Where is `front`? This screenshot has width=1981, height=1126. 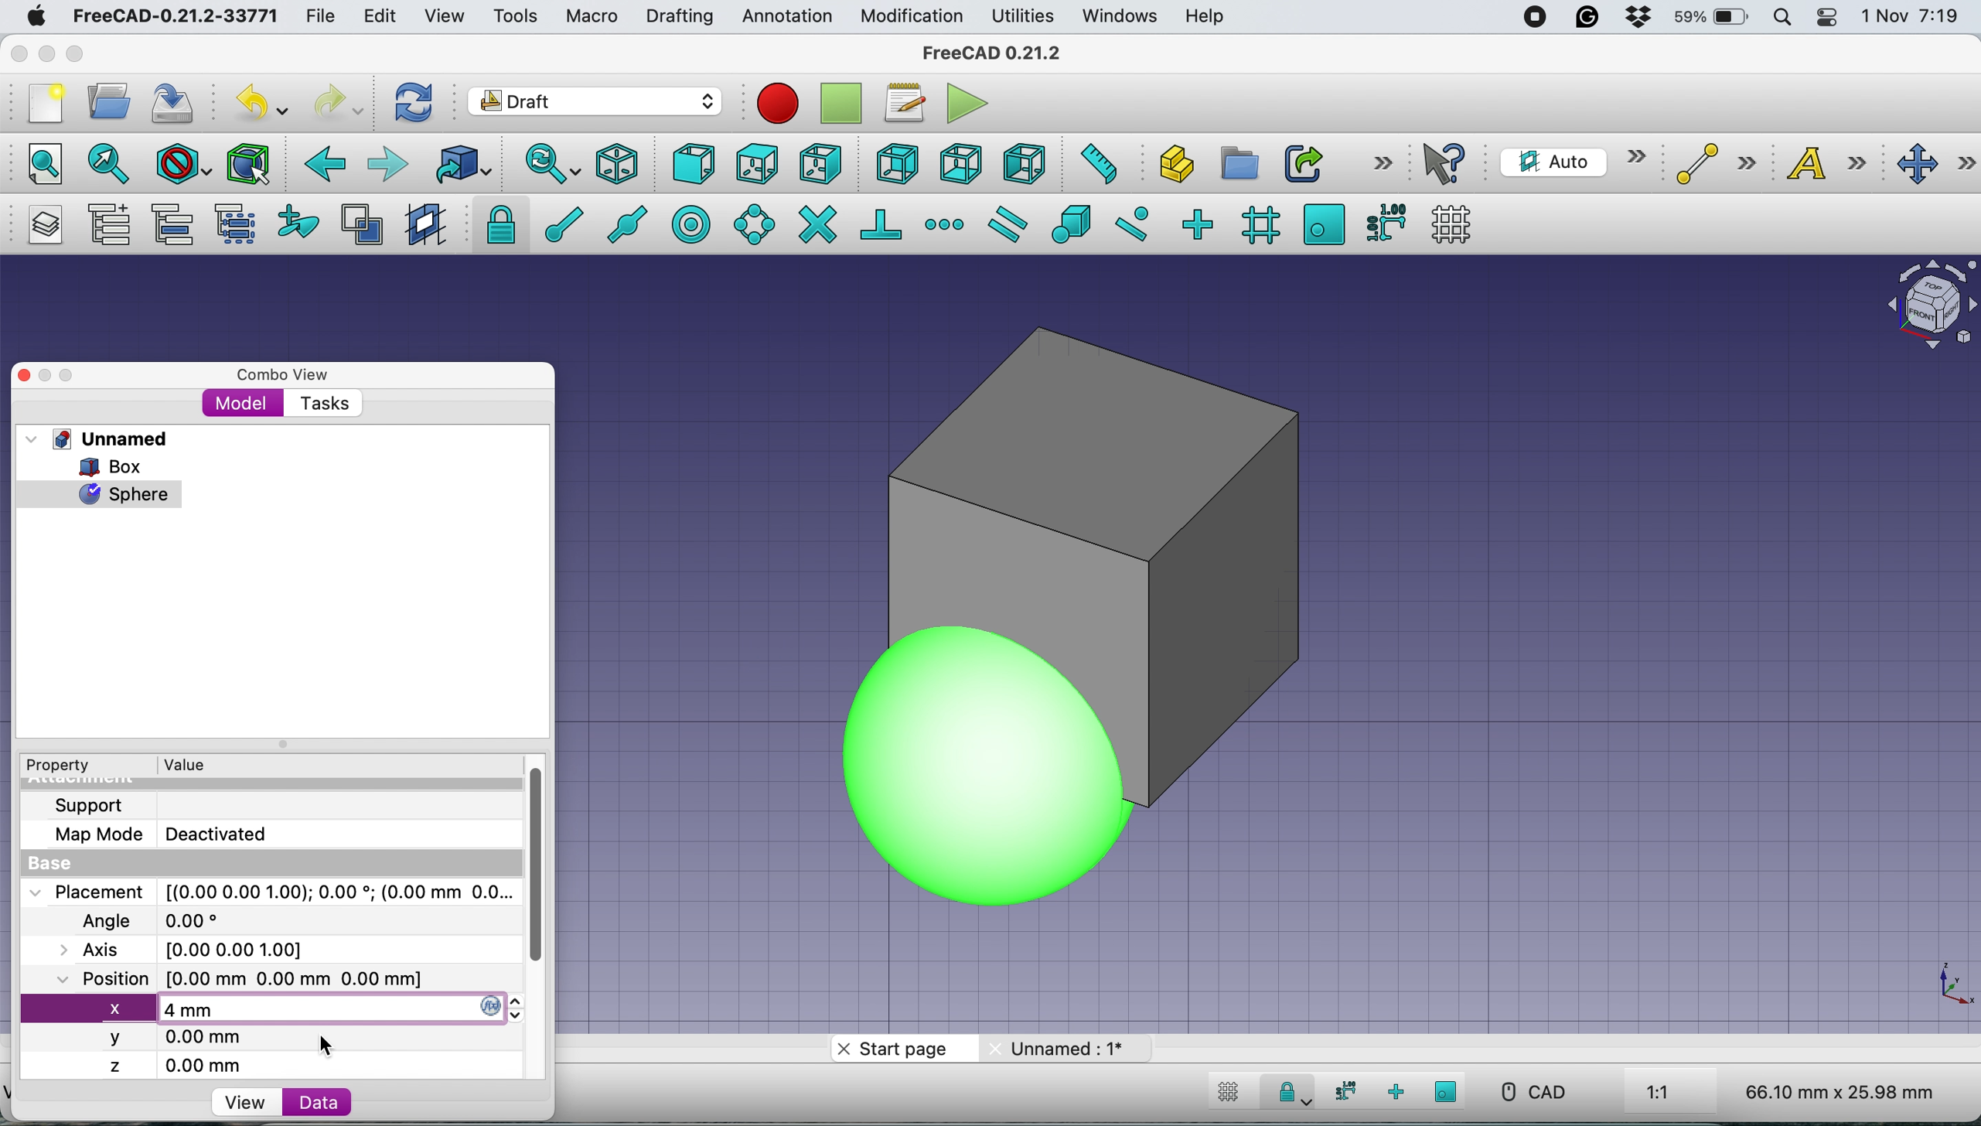
front is located at coordinates (695, 168).